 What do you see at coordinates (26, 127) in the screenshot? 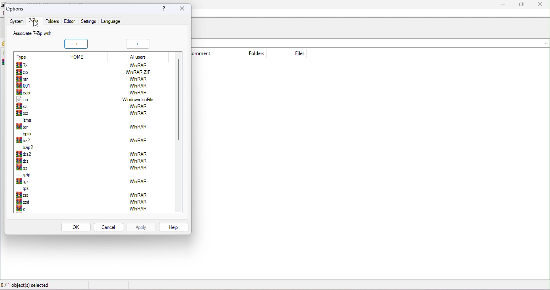
I see `lar` at bounding box center [26, 127].